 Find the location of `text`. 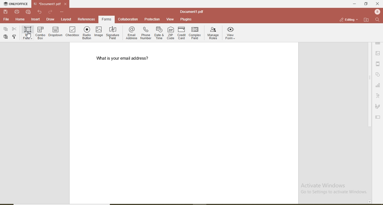

text is located at coordinates (378, 96).